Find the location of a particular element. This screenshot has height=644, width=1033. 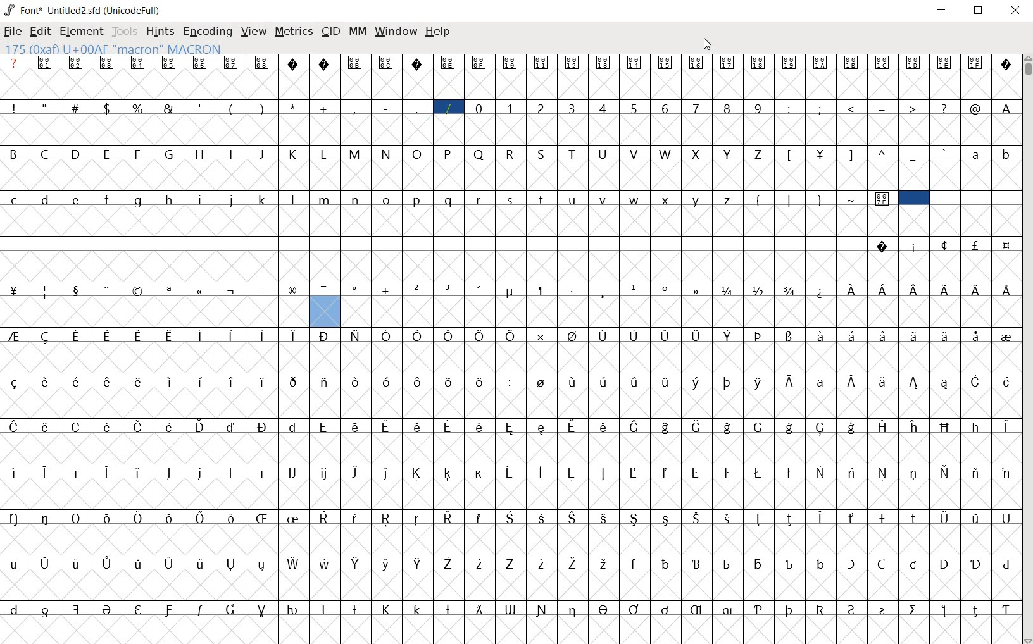

Symbol is located at coordinates (635, 609).